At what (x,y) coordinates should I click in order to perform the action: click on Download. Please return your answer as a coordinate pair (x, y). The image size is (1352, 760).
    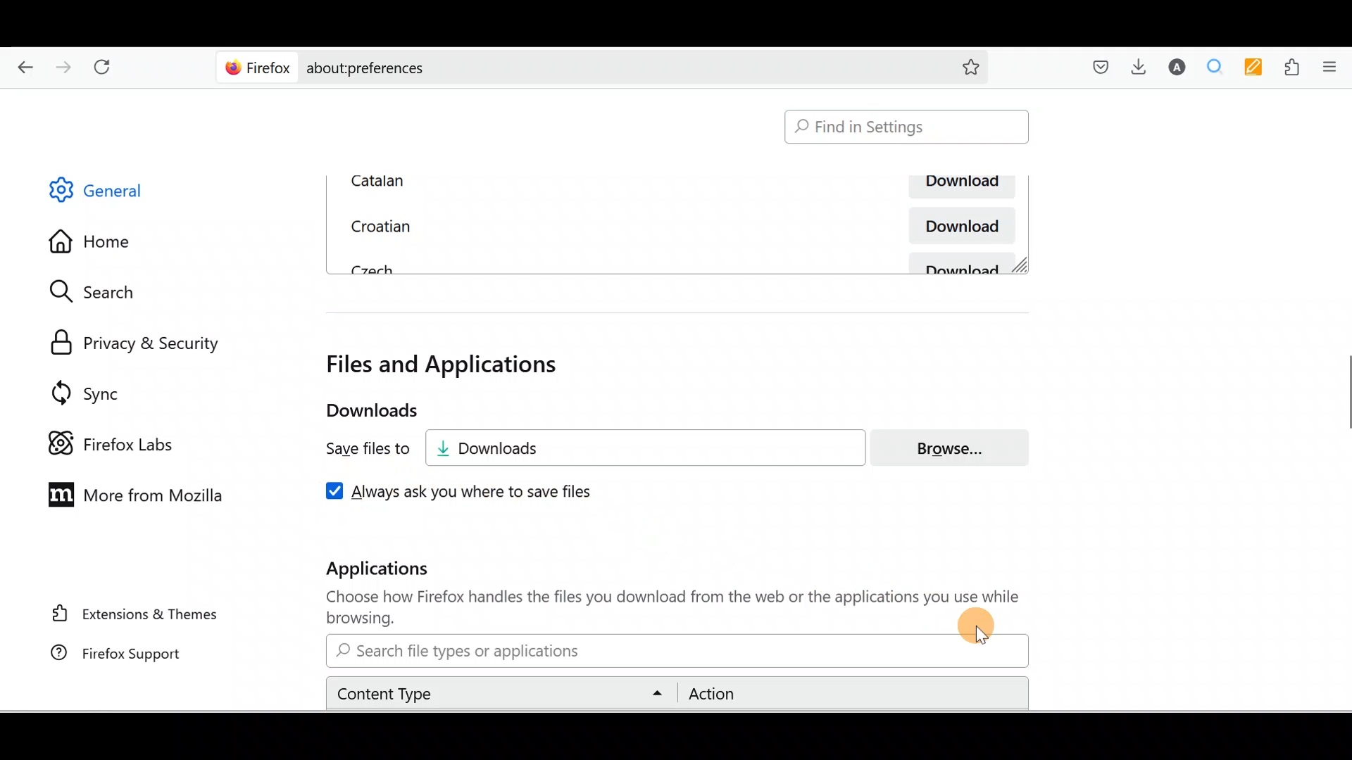
    Looking at the image, I should click on (965, 263).